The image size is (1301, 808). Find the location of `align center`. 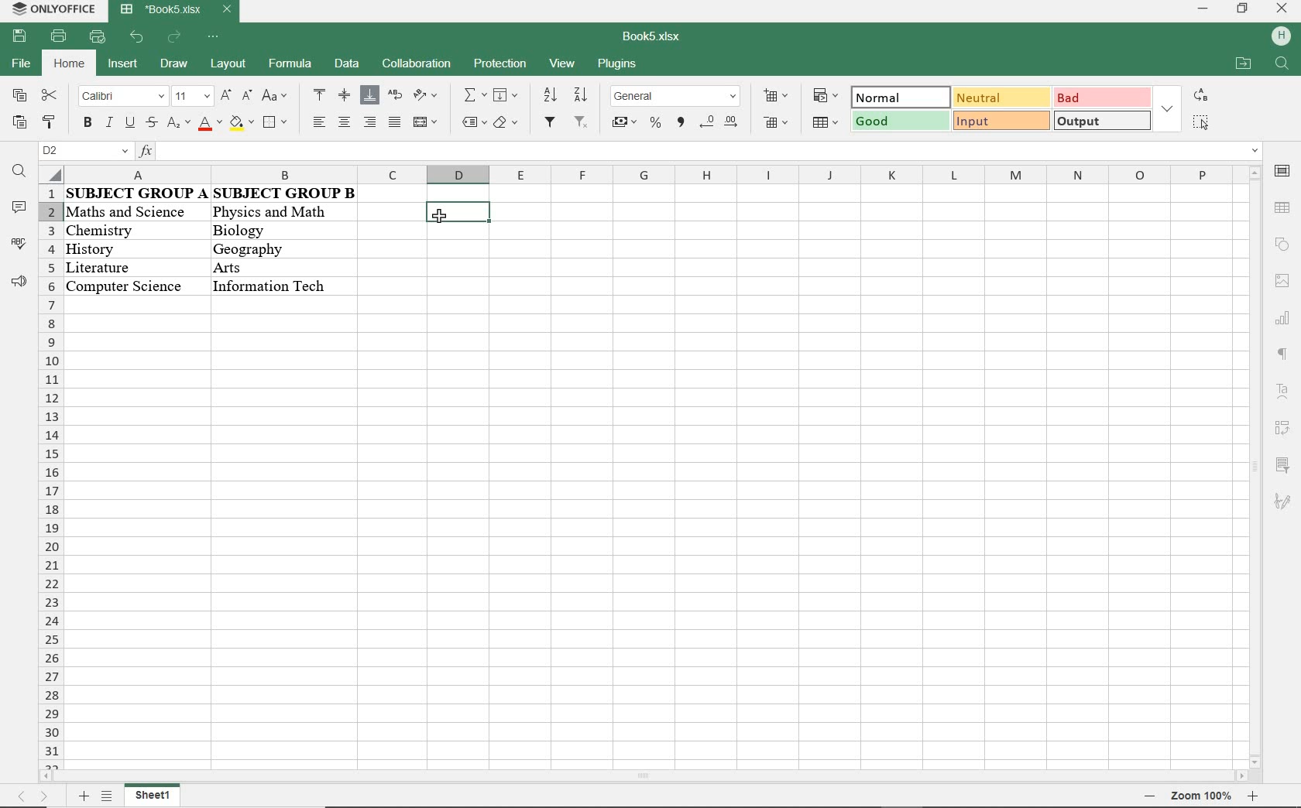

align center is located at coordinates (344, 122).